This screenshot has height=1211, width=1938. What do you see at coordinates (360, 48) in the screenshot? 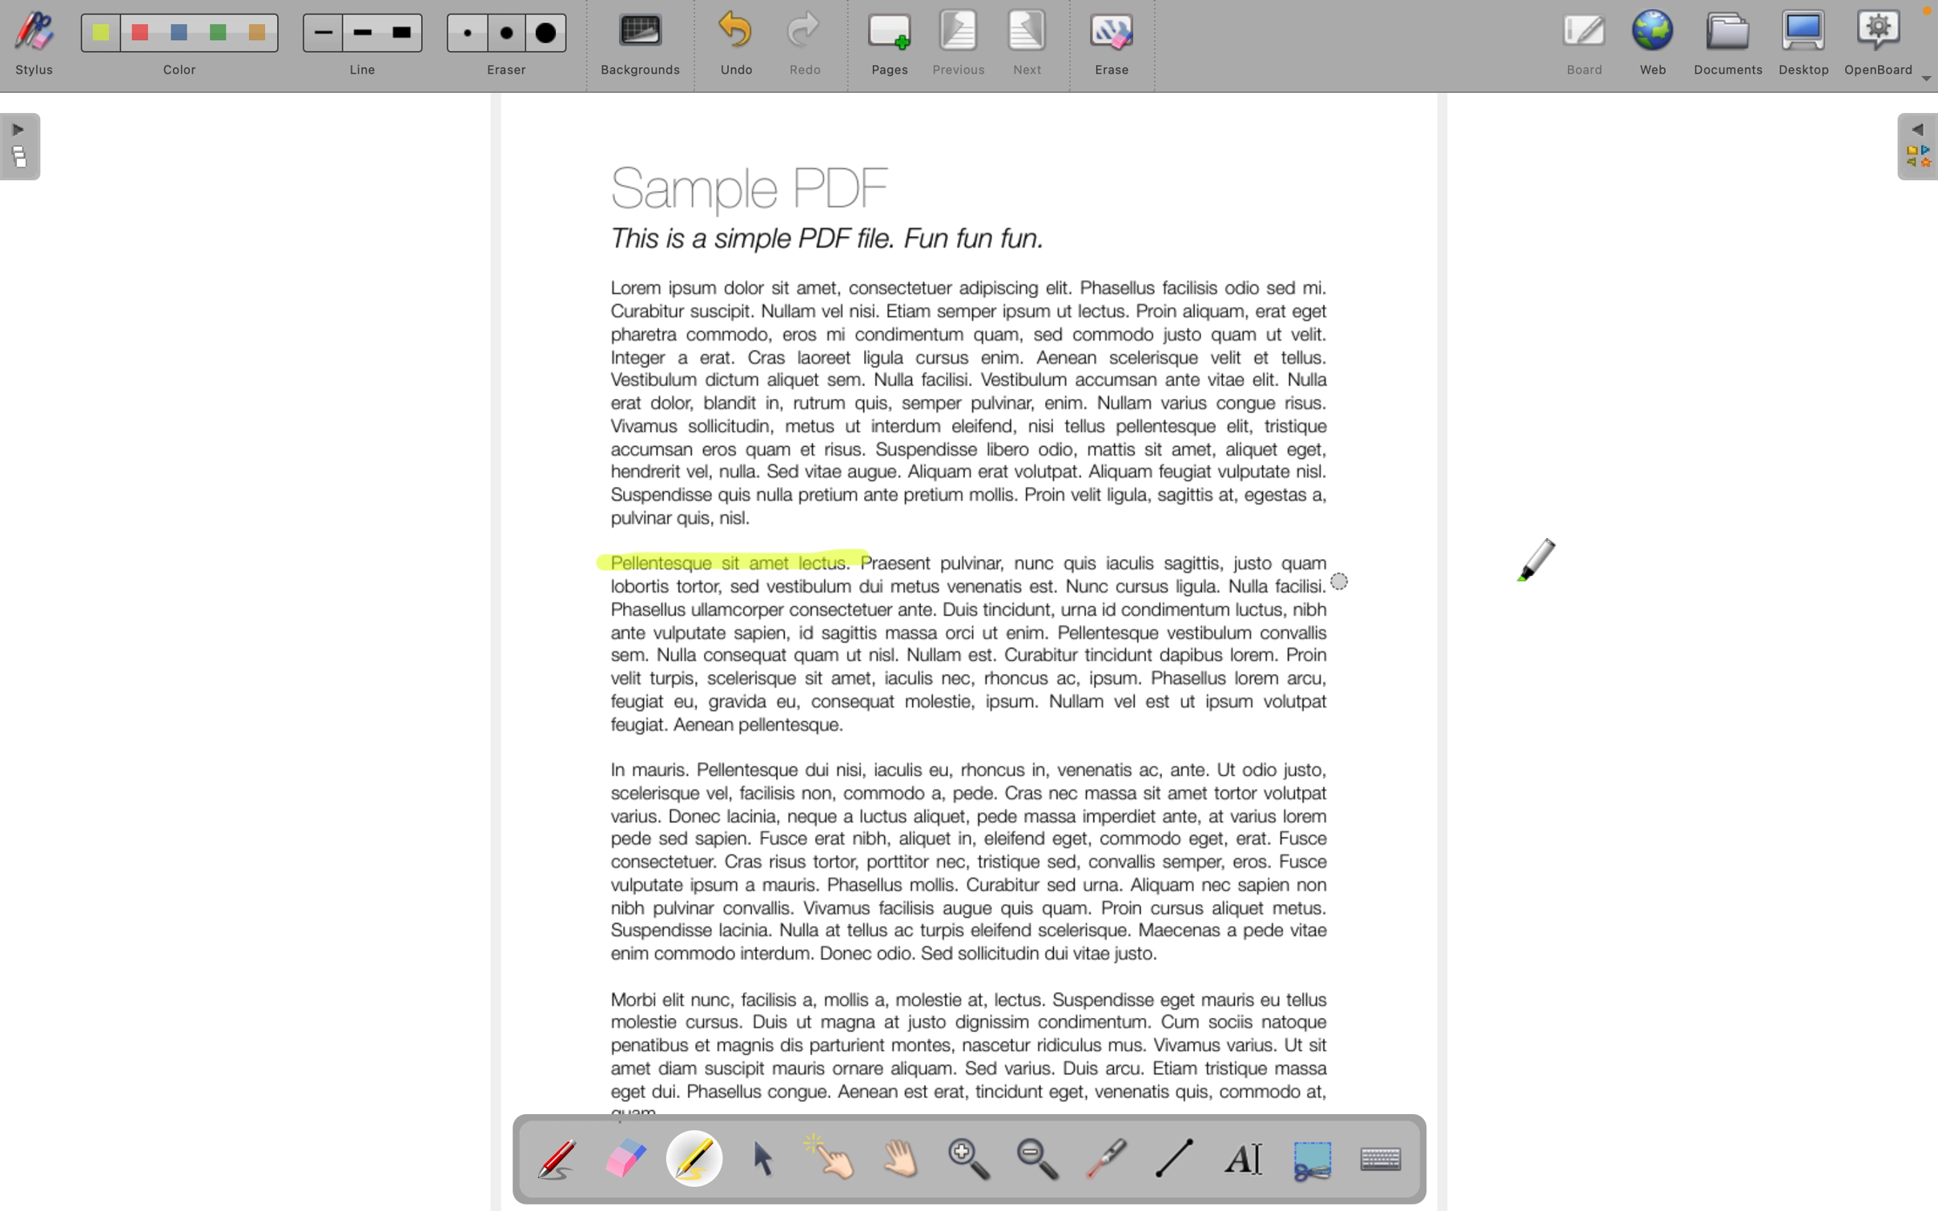
I see `line` at bounding box center [360, 48].